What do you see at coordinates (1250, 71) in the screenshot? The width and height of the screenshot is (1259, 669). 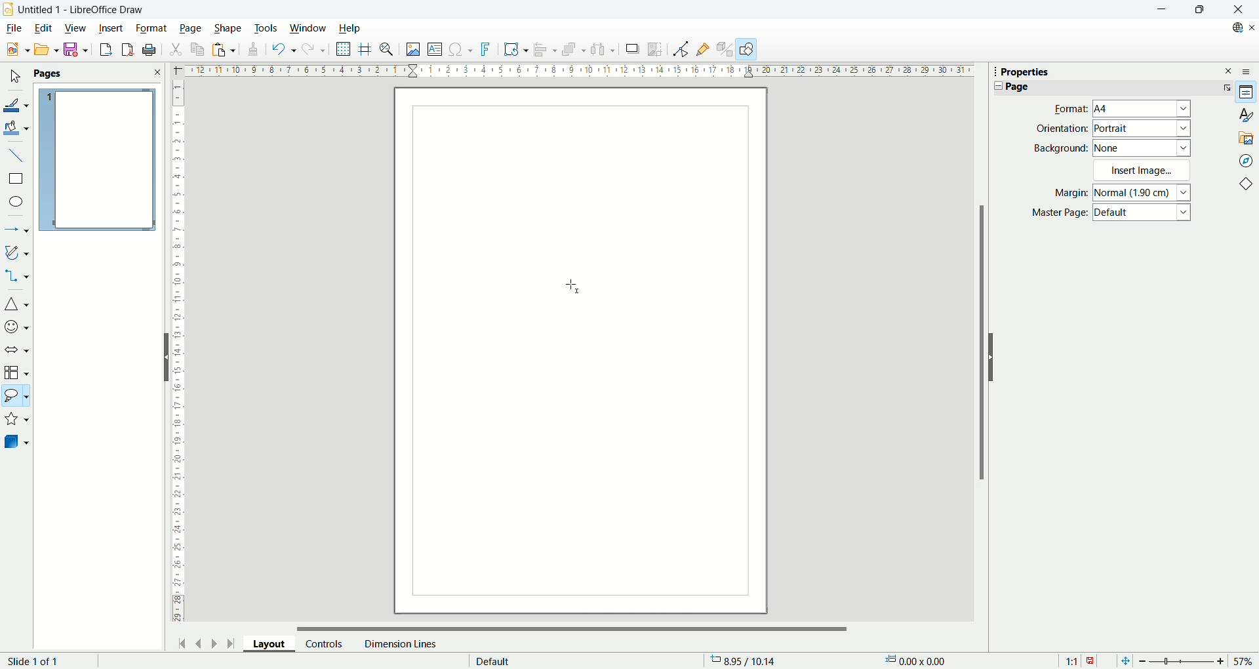 I see `Sidebar settings` at bounding box center [1250, 71].